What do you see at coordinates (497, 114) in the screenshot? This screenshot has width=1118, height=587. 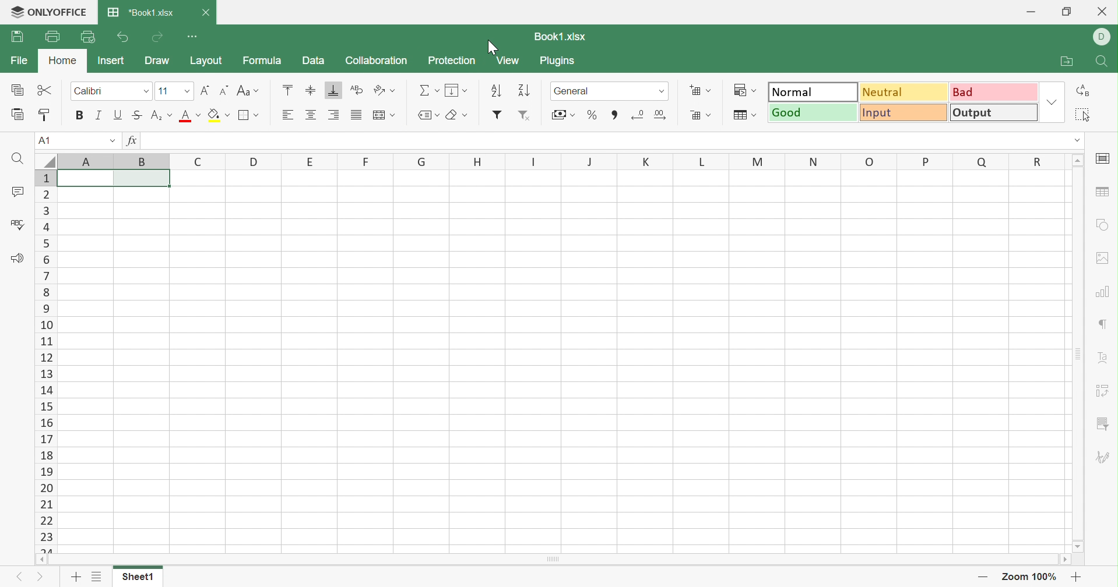 I see `Filter` at bounding box center [497, 114].